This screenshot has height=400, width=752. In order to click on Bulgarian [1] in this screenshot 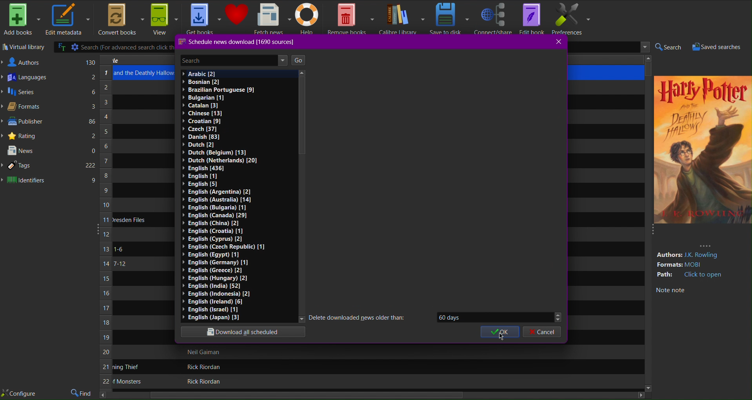, I will do `click(203, 98)`.